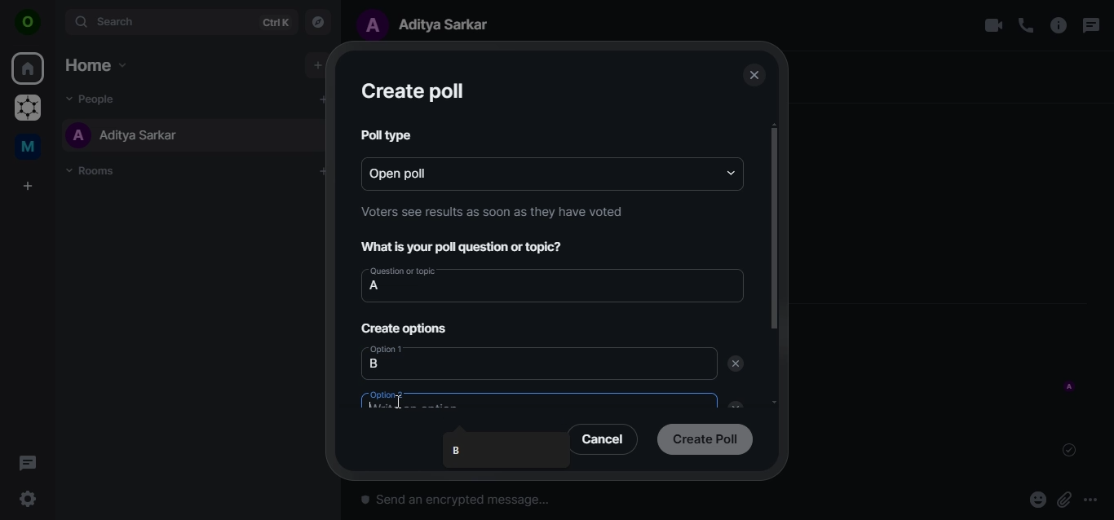 This screenshot has width=1114, height=520. What do you see at coordinates (30, 187) in the screenshot?
I see `create a space` at bounding box center [30, 187].